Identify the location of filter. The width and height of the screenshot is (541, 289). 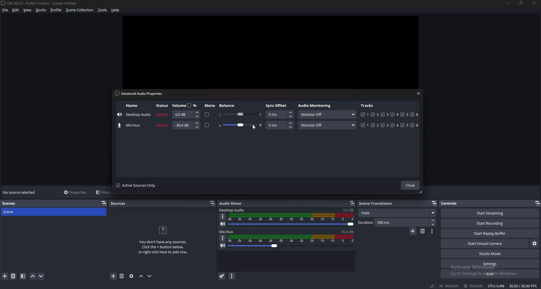
(23, 276).